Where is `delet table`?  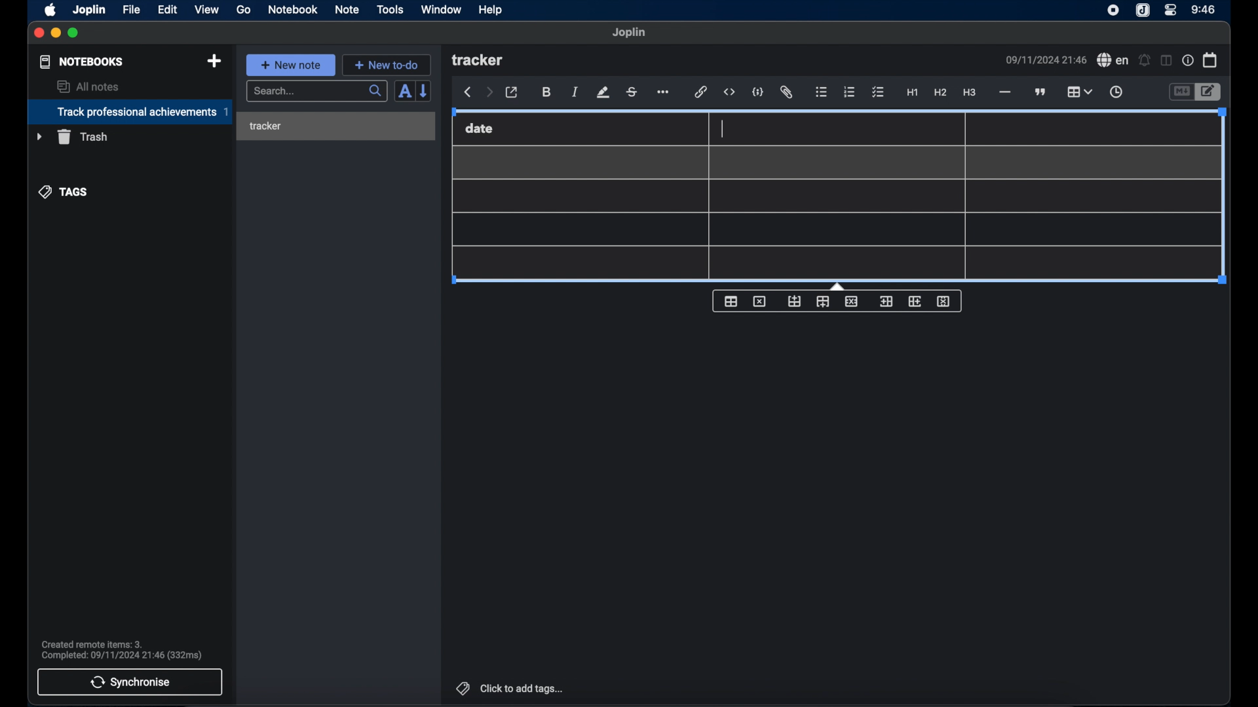 delet table is located at coordinates (759, 300).